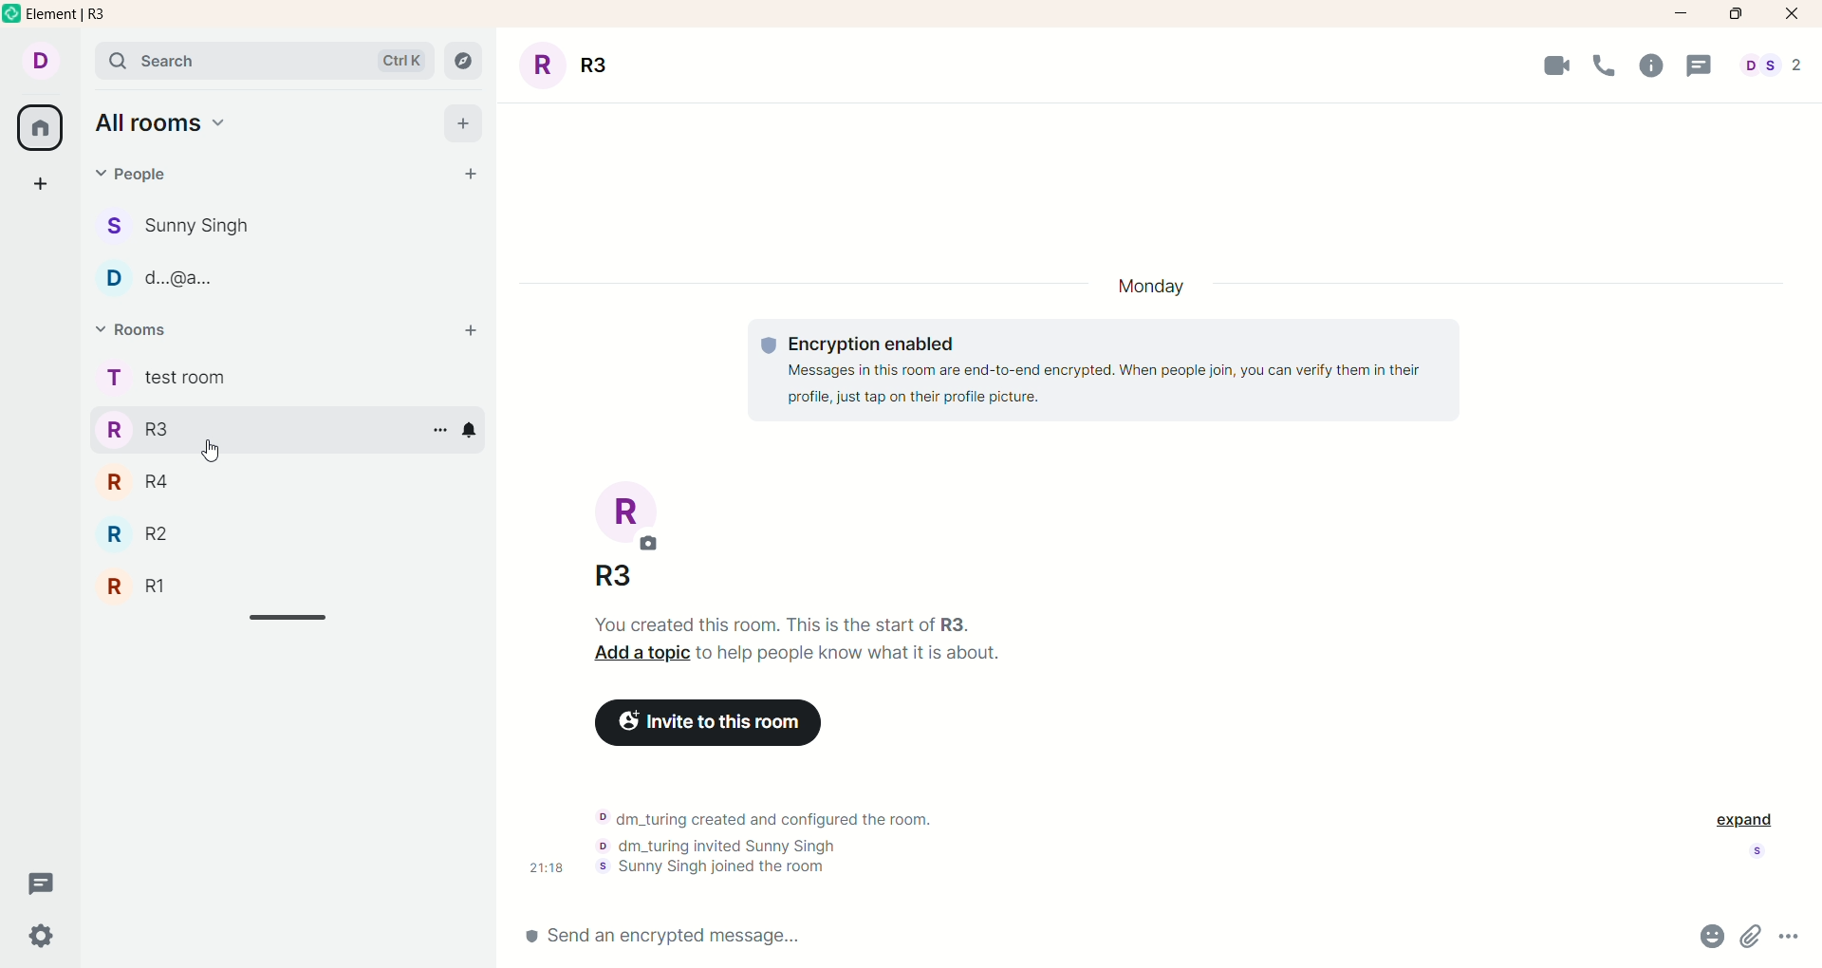  What do you see at coordinates (544, 870) in the screenshot?
I see `ime` at bounding box center [544, 870].